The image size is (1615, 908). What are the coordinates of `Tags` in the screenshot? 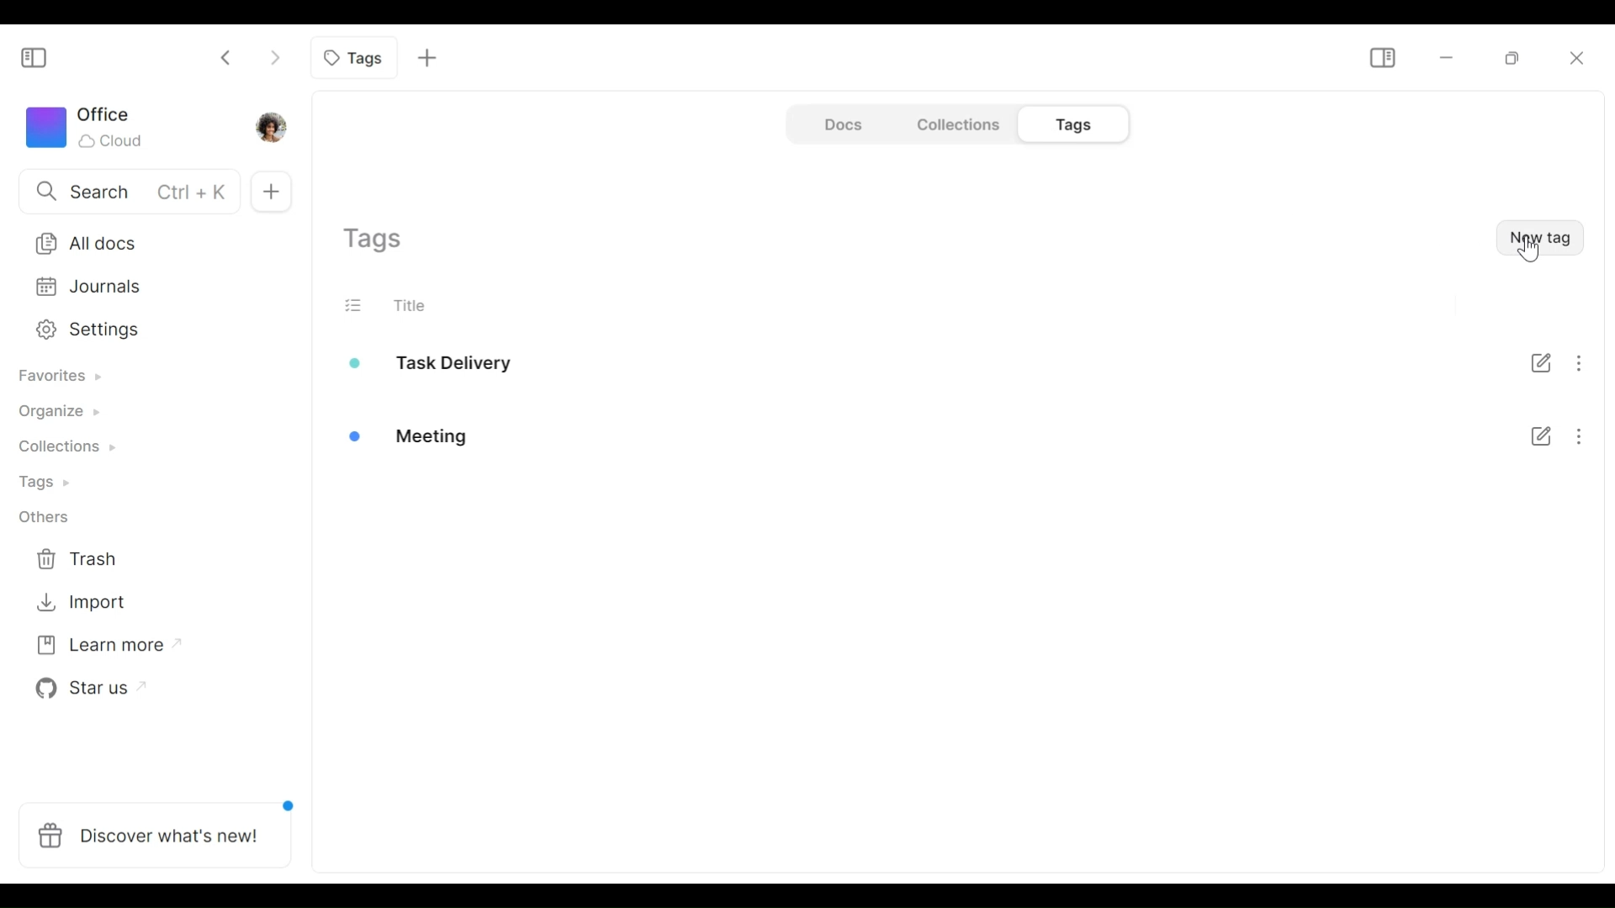 It's located at (51, 483).